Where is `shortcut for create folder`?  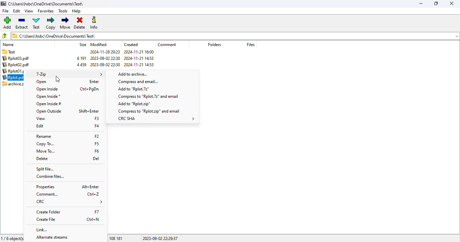 shortcut for create folder is located at coordinates (97, 212).